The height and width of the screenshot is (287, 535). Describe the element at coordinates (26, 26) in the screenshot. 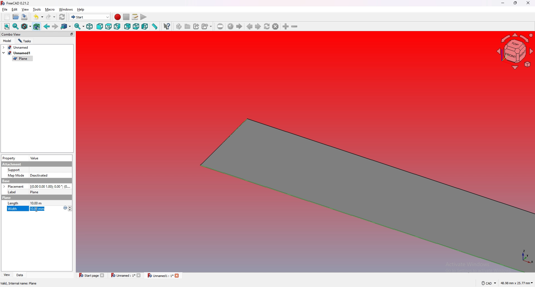

I see `draw style` at that location.